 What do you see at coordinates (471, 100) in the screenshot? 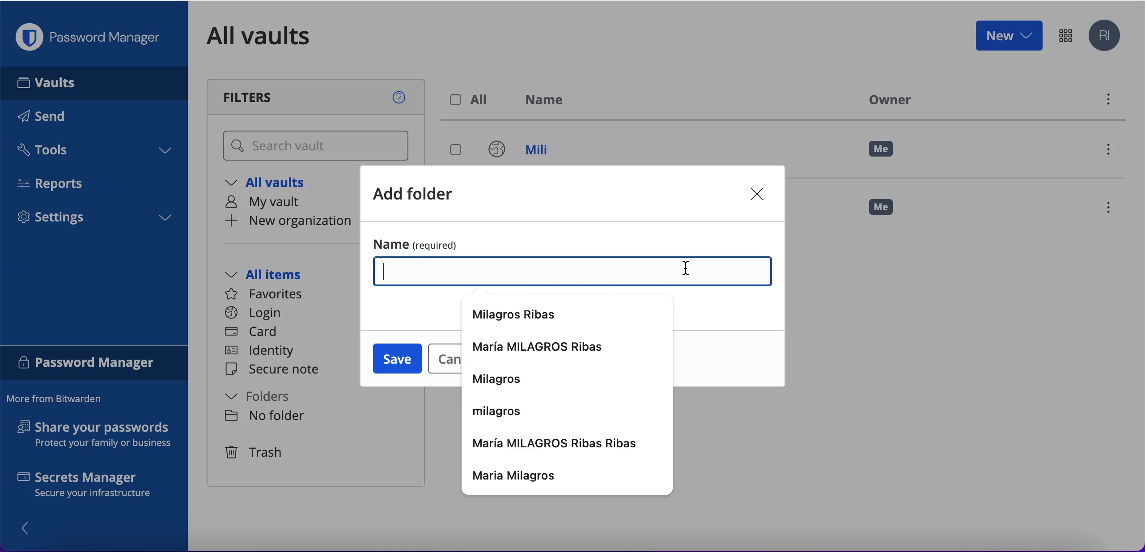
I see `all` at bounding box center [471, 100].